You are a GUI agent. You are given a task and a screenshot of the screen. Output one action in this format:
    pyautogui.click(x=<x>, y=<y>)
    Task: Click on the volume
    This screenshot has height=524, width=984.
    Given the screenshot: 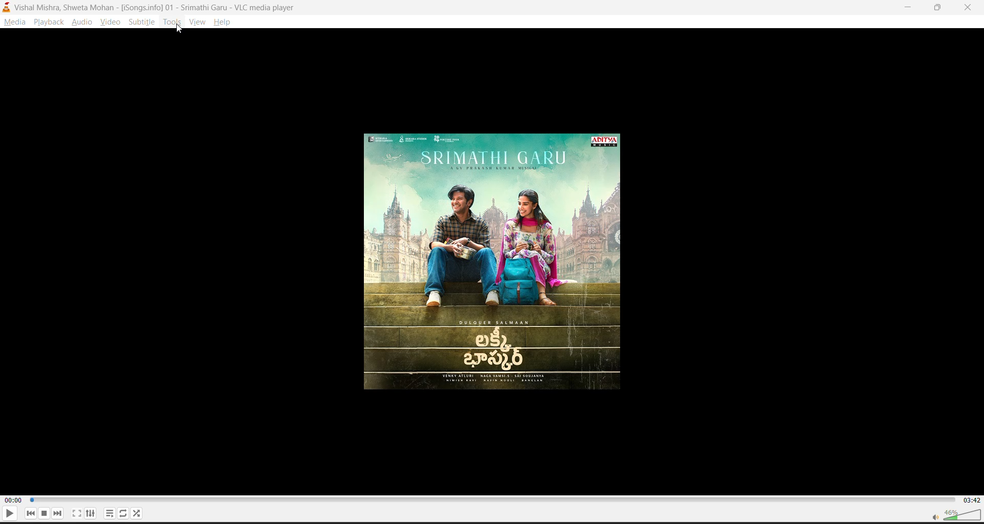 What is the action you would take?
    pyautogui.click(x=951, y=514)
    